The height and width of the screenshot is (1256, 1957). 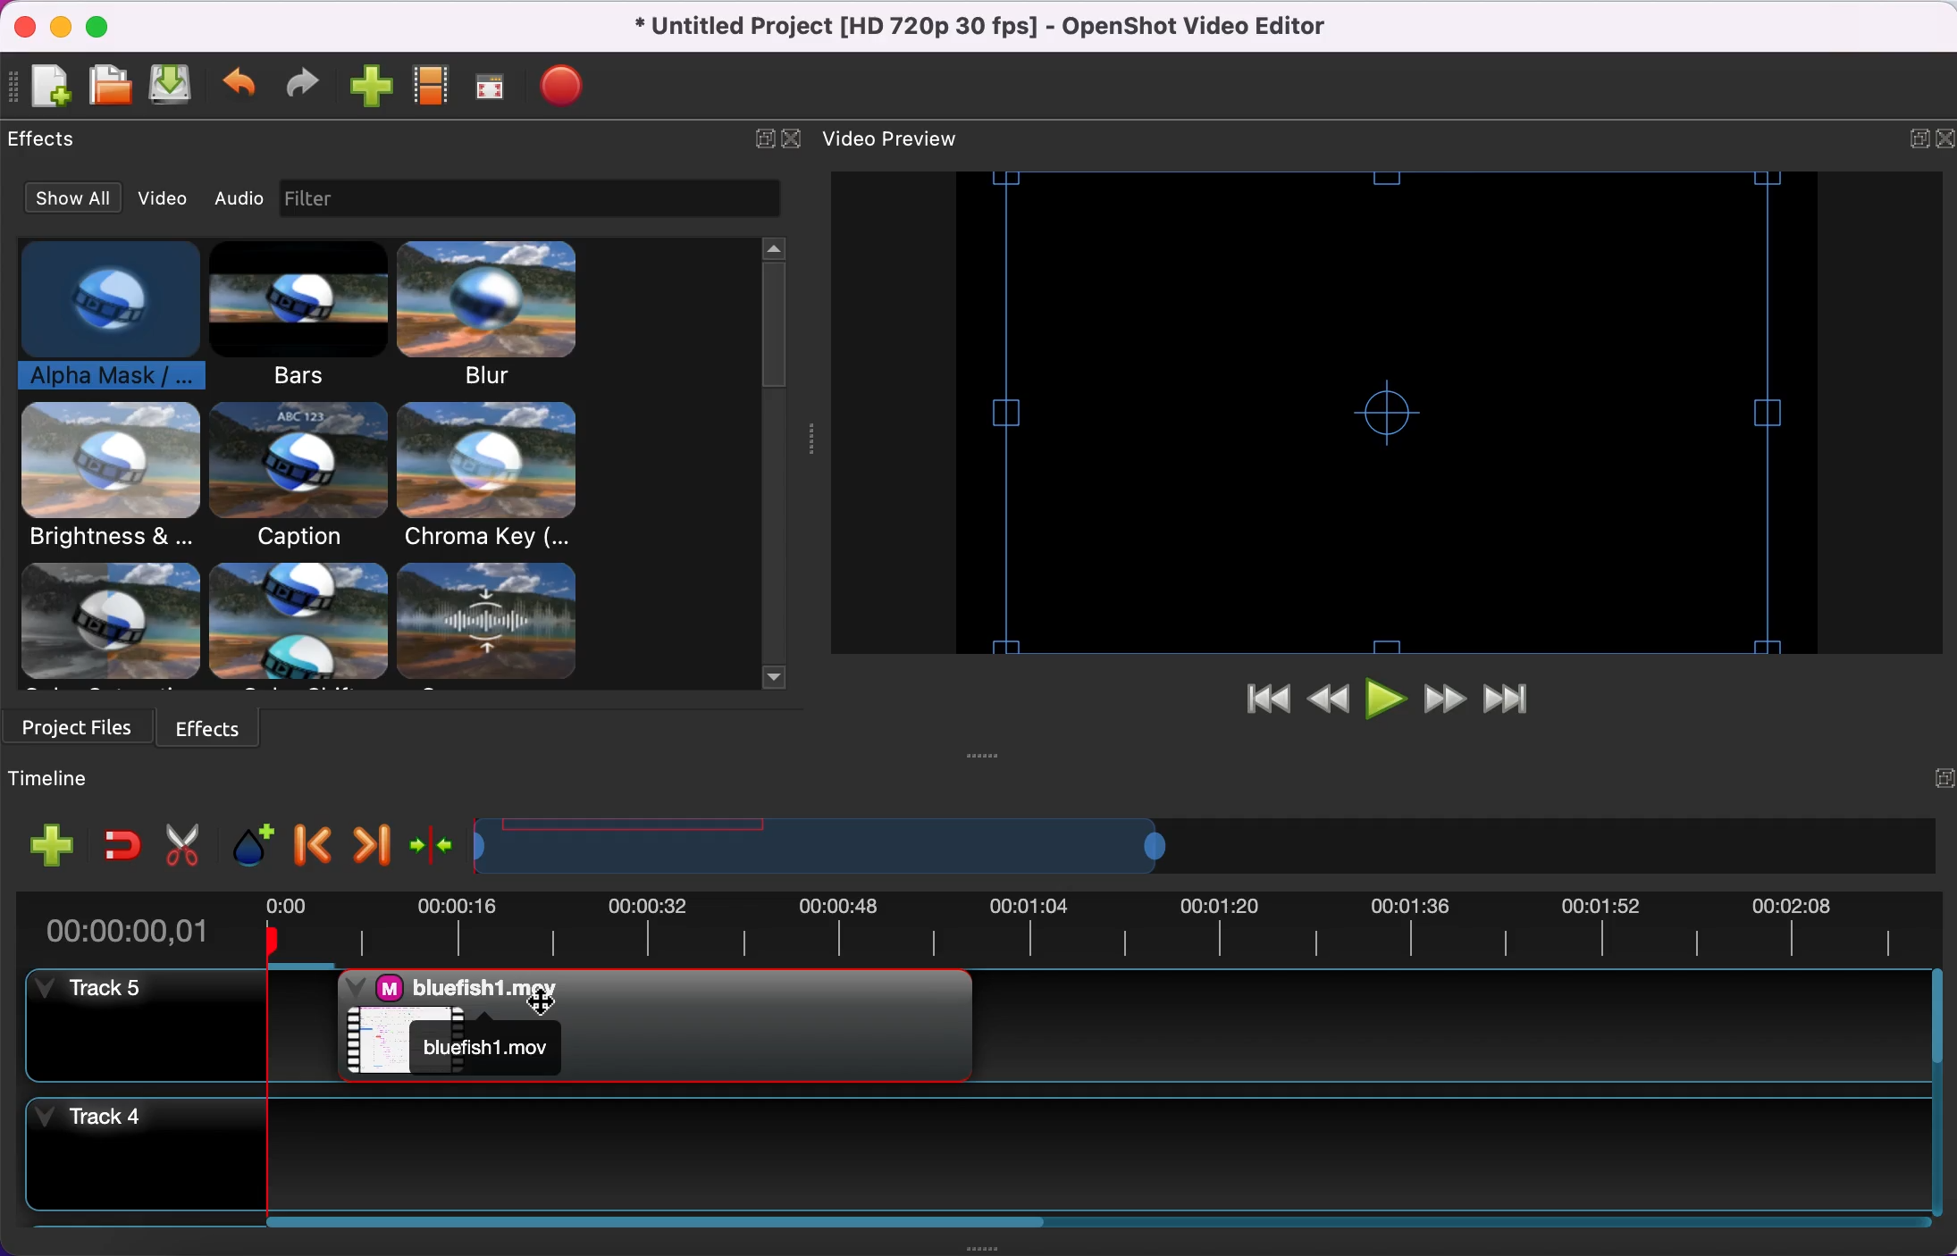 What do you see at coordinates (301, 90) in the screenshot?
I see `redo` at bounding box center [301, 90].